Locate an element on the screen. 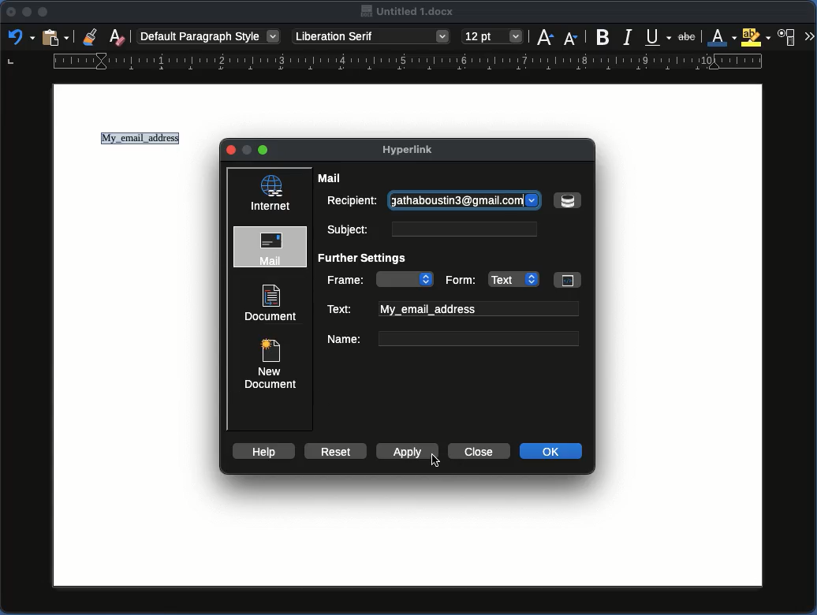  More is located at coordinates (809, 35).